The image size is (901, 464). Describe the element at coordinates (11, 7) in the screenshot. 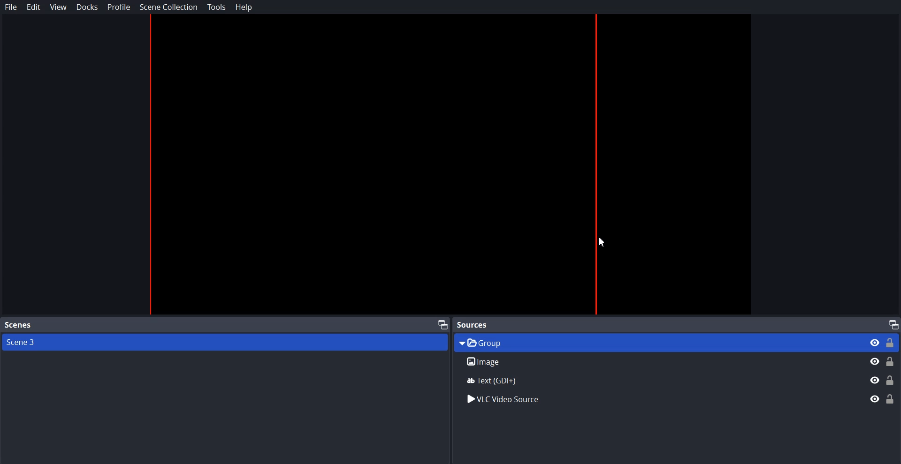

I see `File` at that location.